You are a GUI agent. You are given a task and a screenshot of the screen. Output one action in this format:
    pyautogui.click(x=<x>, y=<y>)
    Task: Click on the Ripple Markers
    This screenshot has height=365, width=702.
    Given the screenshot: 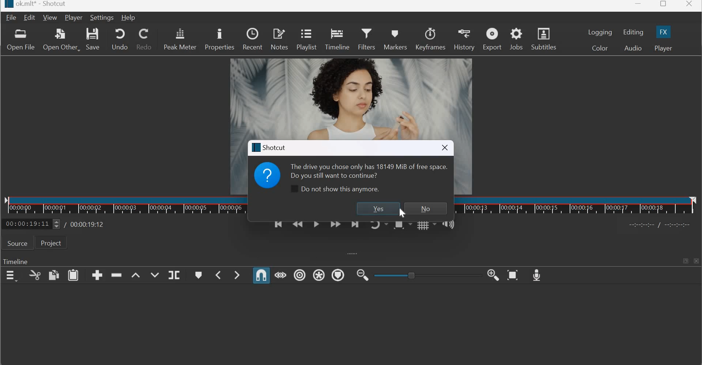 What is the action you would take?
    pyautogui.click(x=338, y=276)
    